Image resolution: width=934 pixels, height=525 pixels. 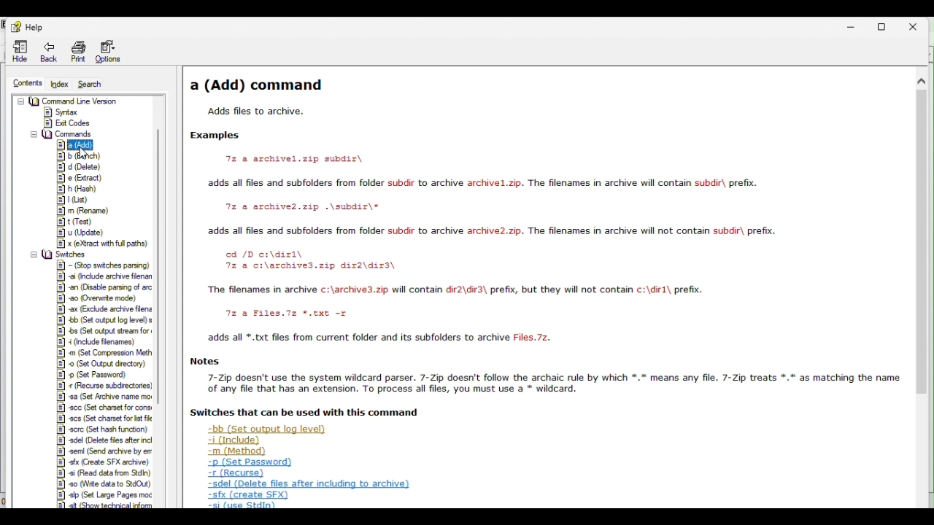 What do you see at coordinates (105, 451) in the screenshot?
I see `-seml` at bounding box center [105, 451].